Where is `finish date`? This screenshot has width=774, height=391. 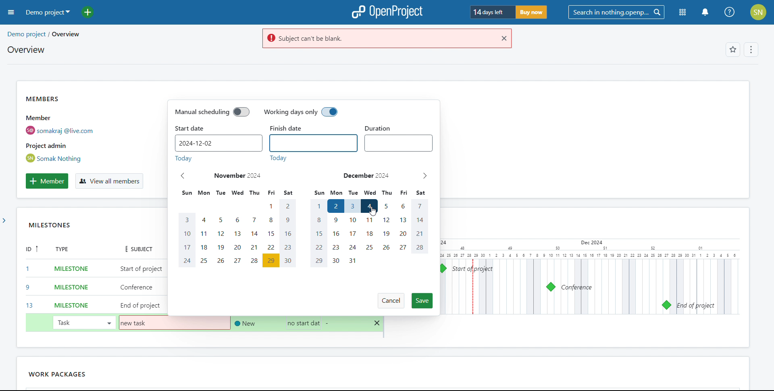
finish date is located at coordinates (314, 143).